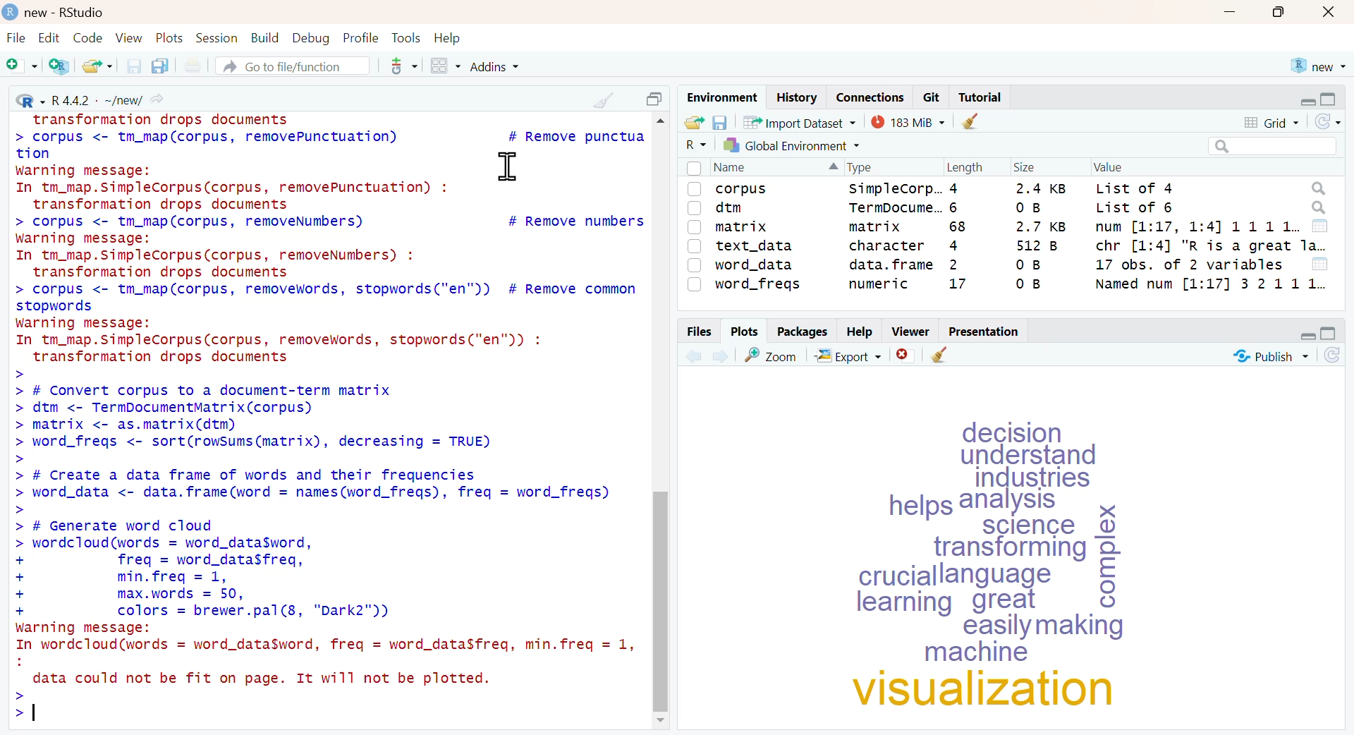 The width and height of the screenshot is (1354, 735). Describe the element at coordinates (964, 167) in the screenshot. I see `Length` at that location.